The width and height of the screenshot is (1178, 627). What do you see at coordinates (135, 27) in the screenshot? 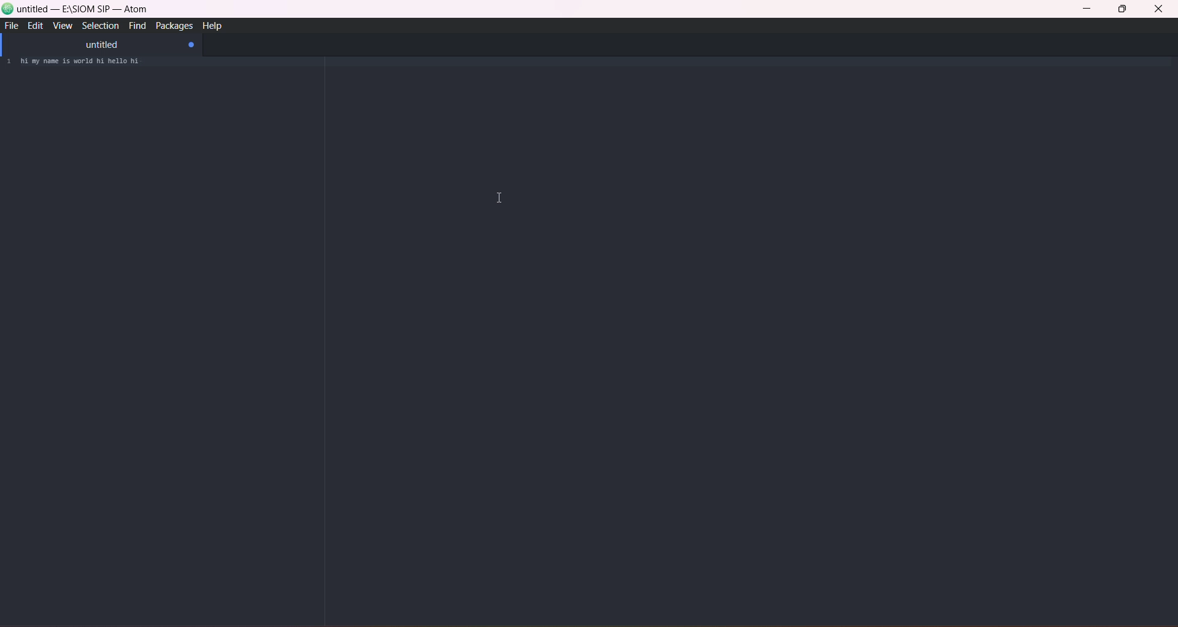
I see `find` at bounding box center [135, 27].